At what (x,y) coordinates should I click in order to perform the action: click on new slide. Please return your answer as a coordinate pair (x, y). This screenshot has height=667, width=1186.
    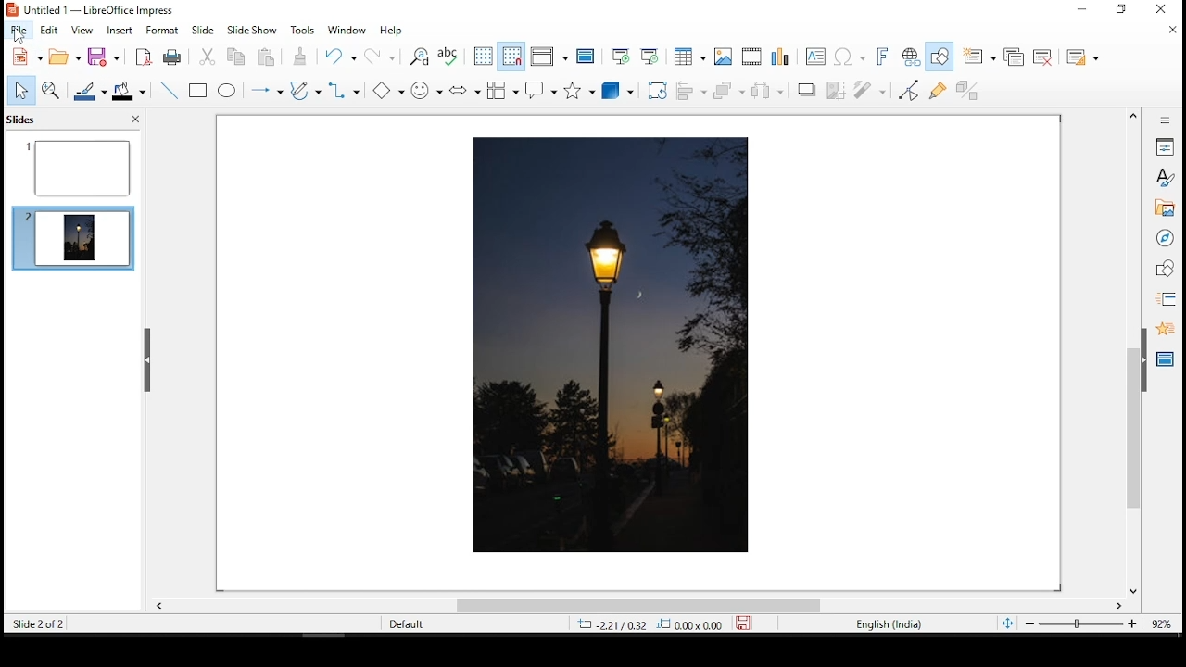
    Looking at the image, I should click on (981, 56).